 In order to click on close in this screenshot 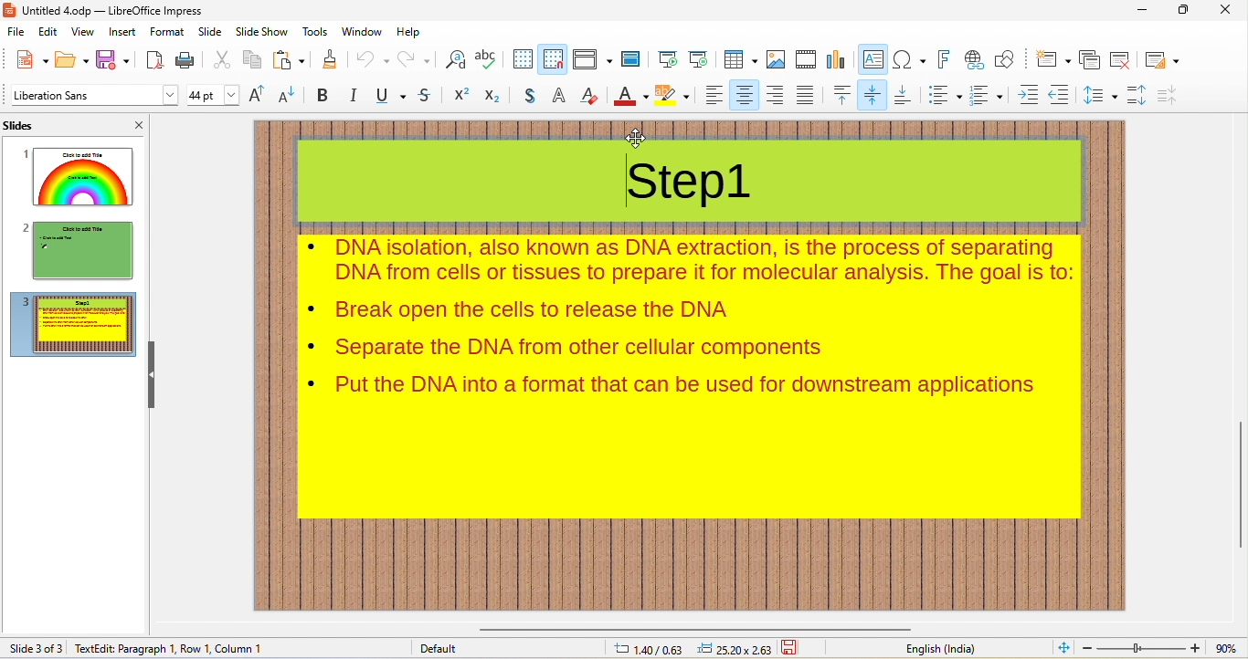, I will do `click(1228, 10)`.